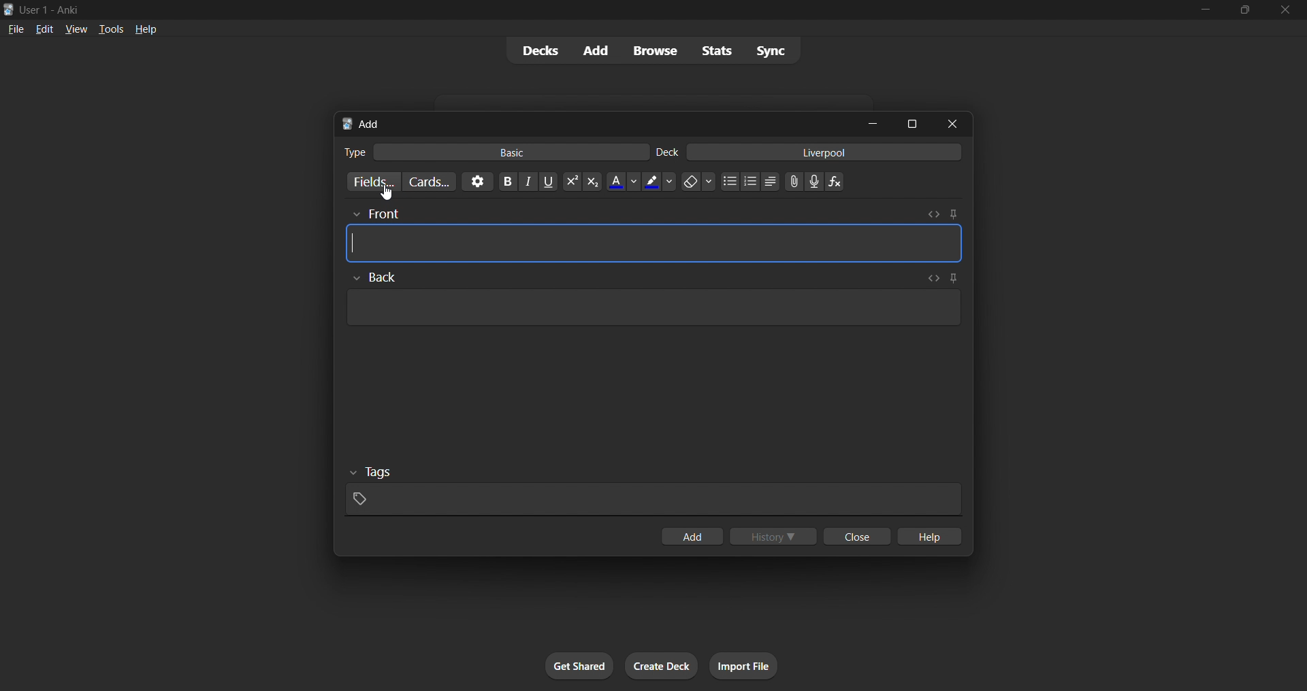 The height and width of the screenshot is (691, 1307). I want to click on customize fields, so click(371, 182).